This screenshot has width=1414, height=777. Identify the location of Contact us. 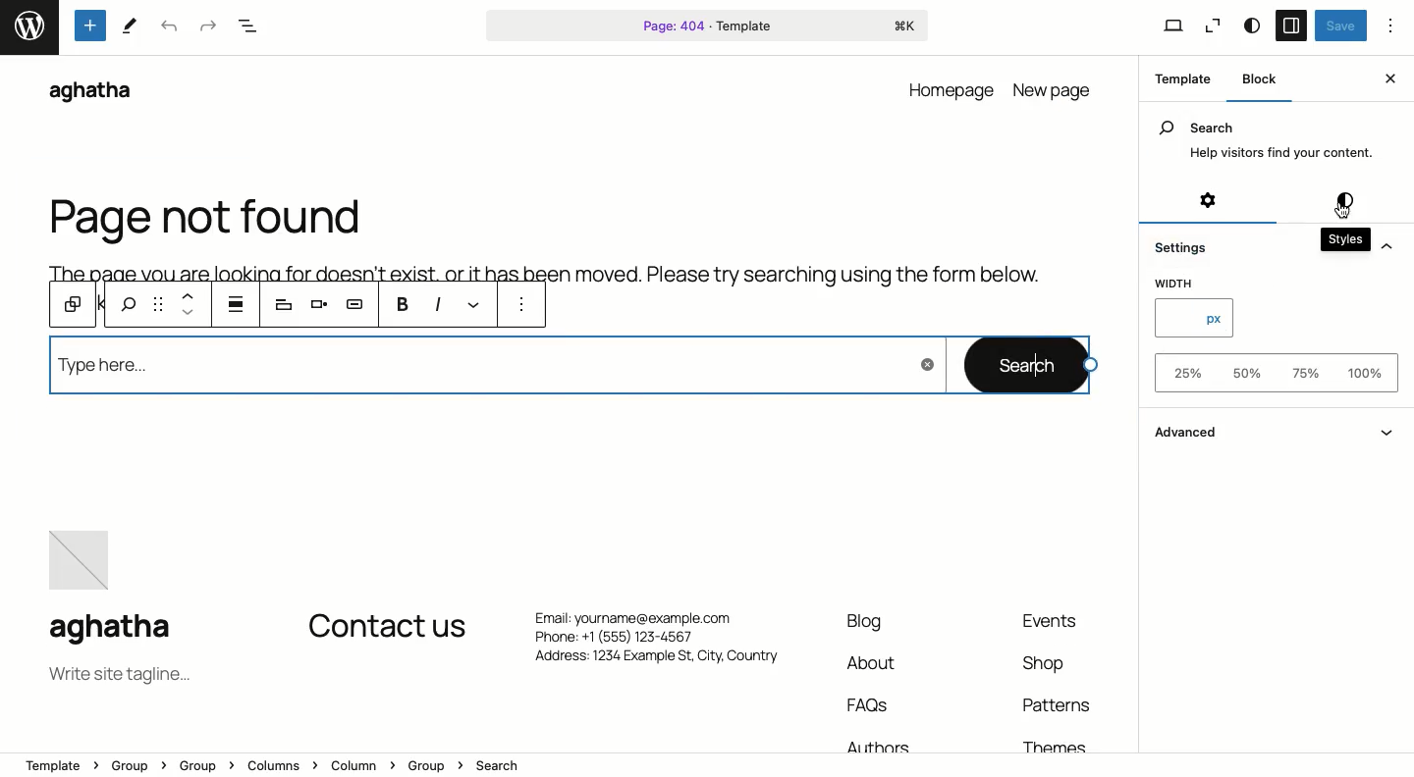
(387, 628).